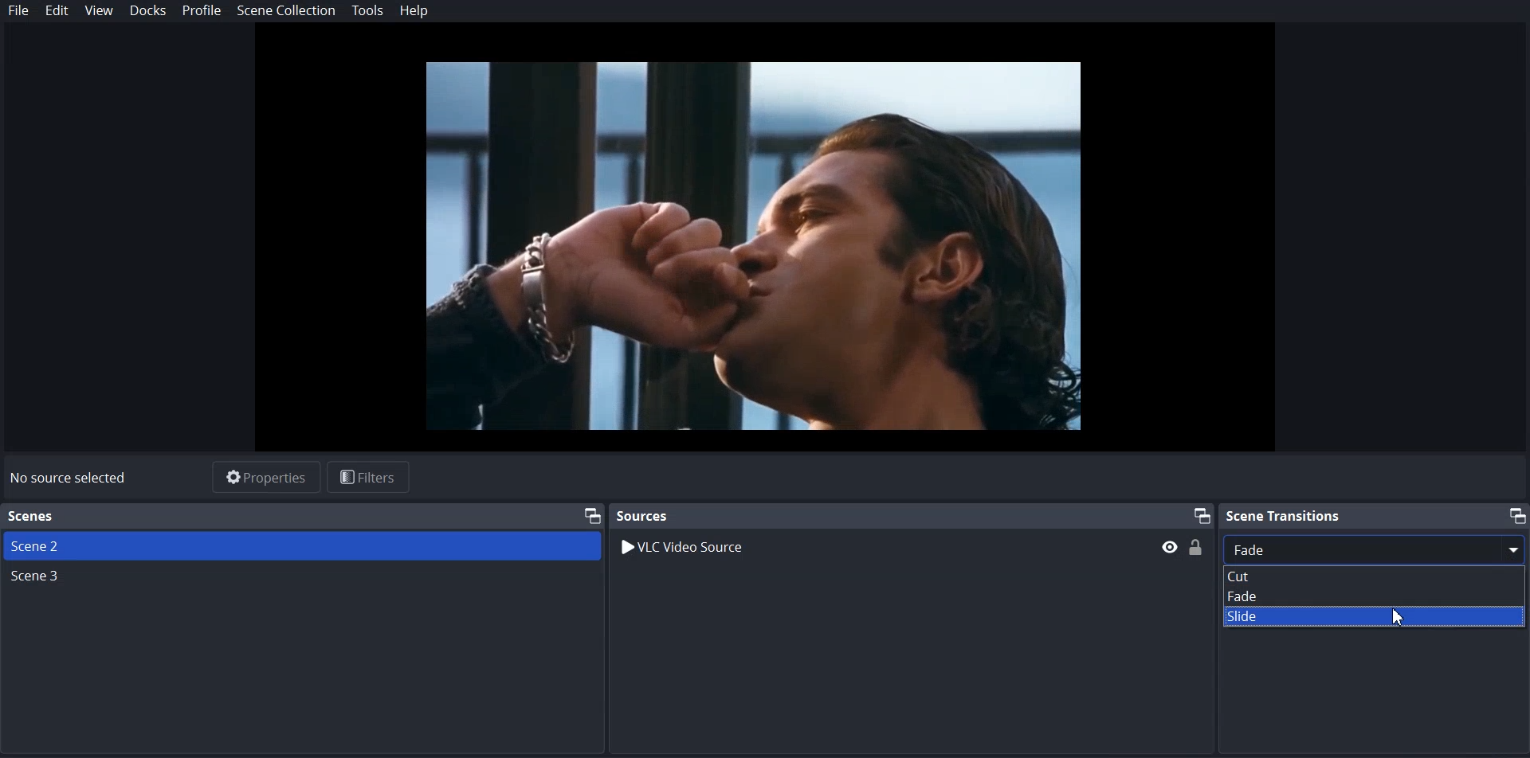  Describe the element at coordinates (303, 516) in the screenshot. I see `Text 1` at that location.